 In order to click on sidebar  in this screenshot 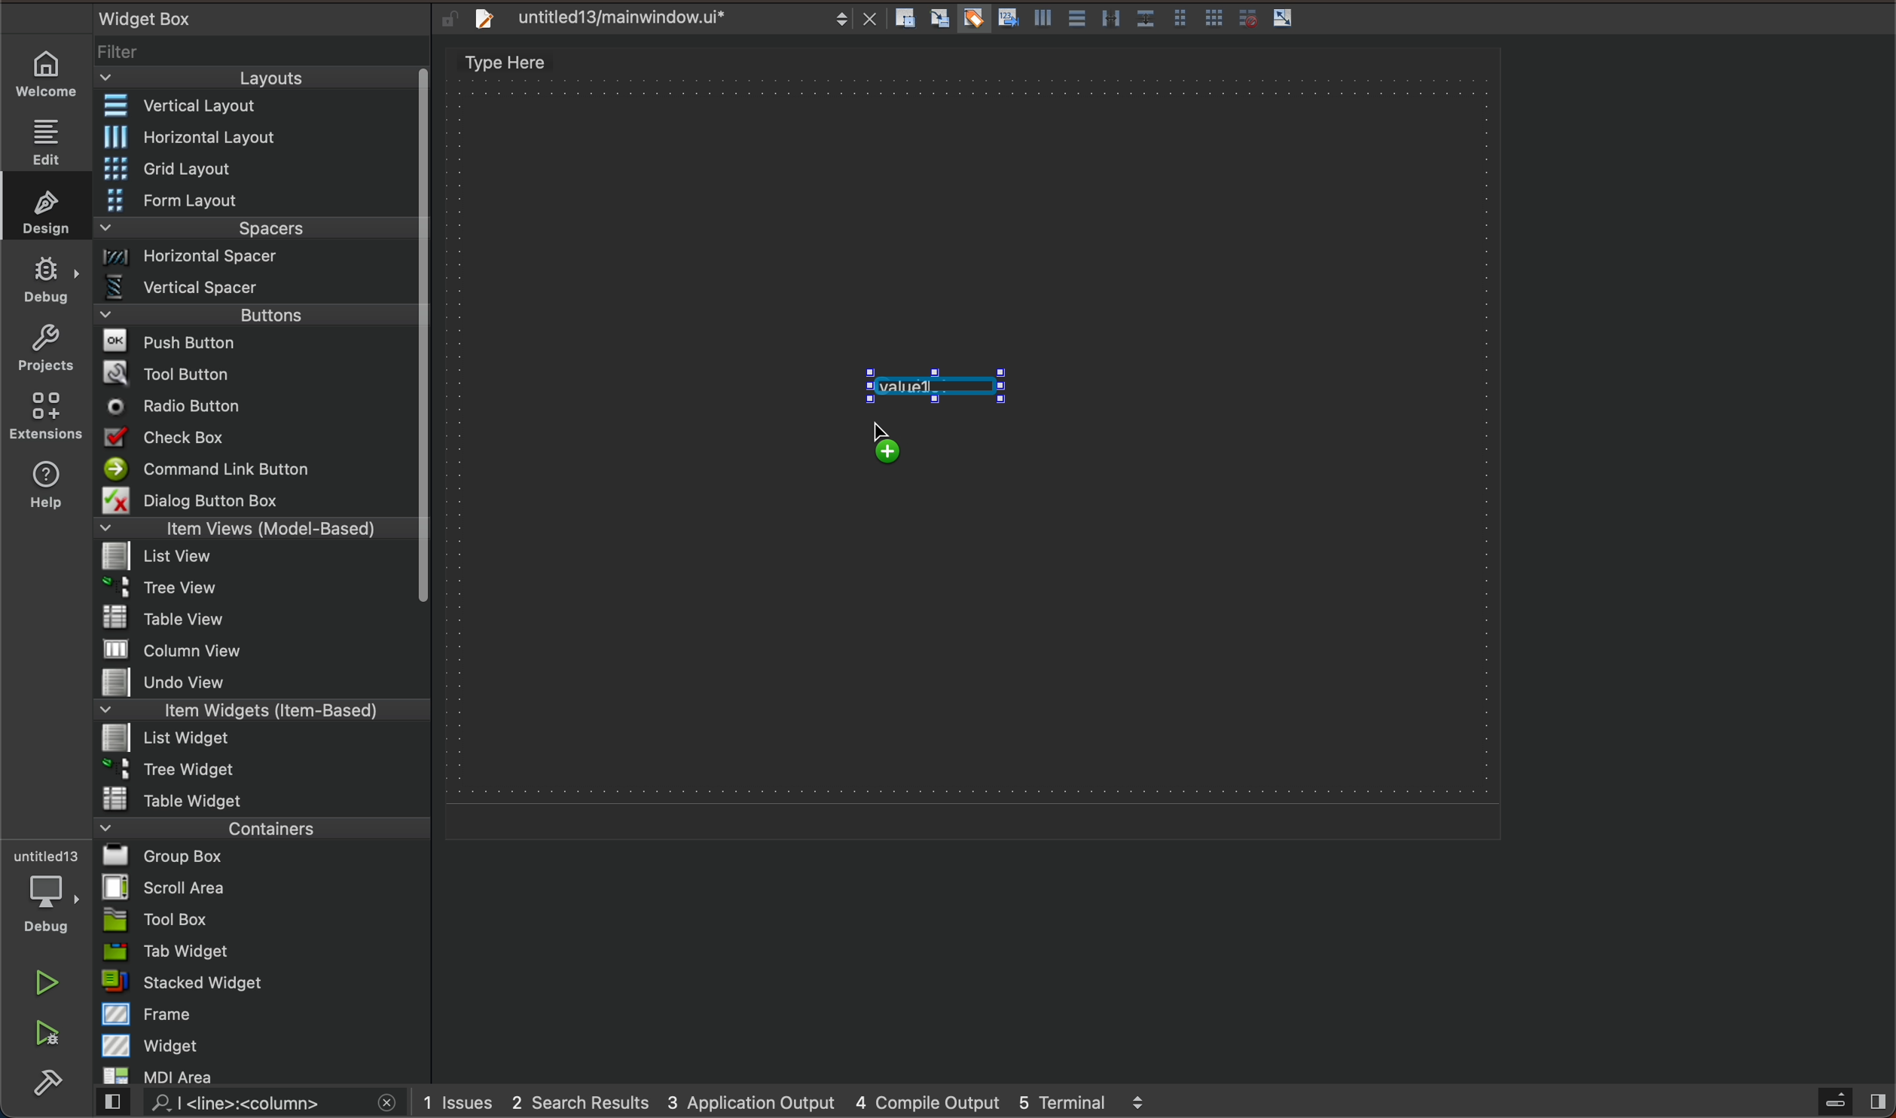, I will do `click(1838, 1102)`.